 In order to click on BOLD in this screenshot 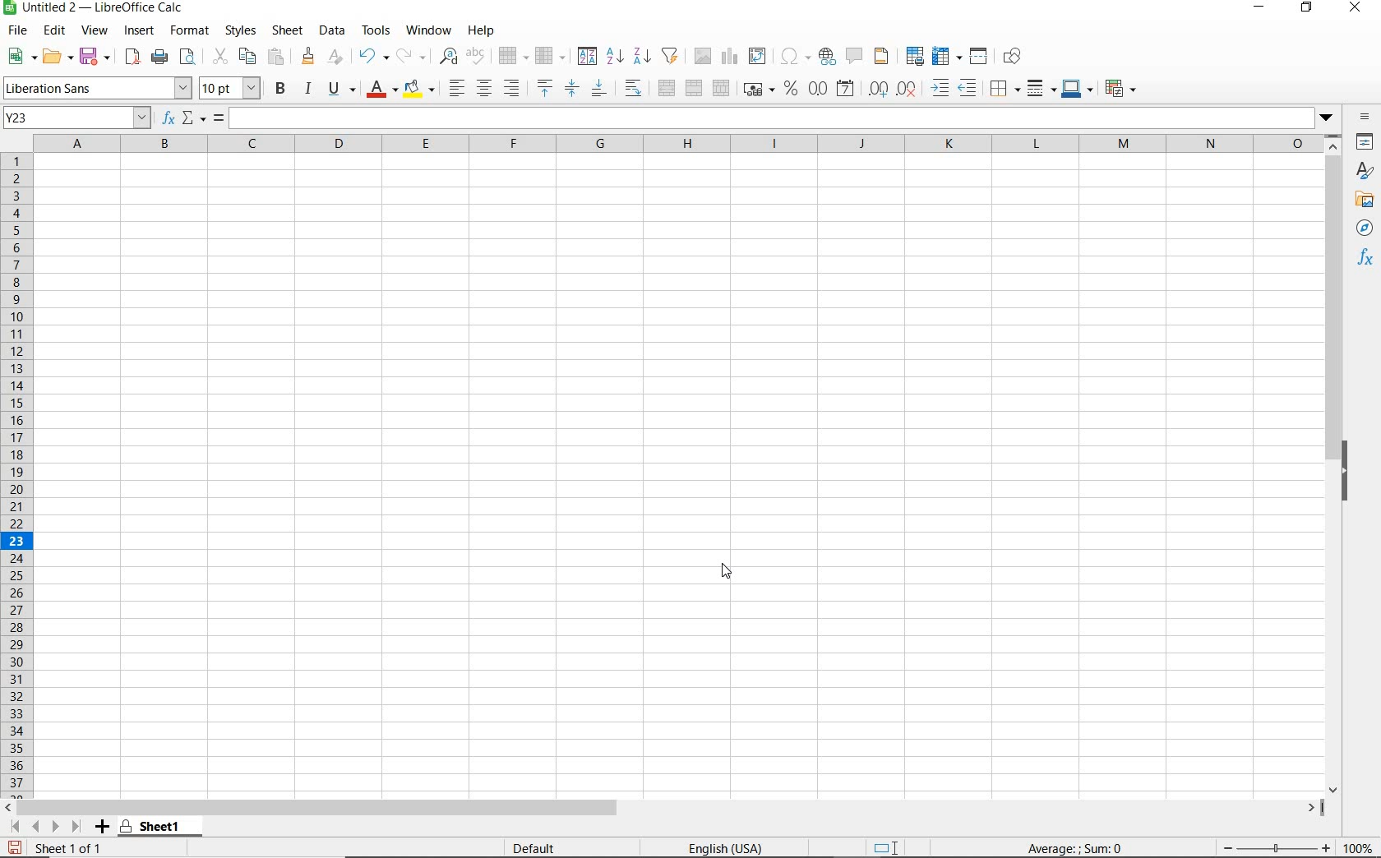, I will do `click(280, 90)`.